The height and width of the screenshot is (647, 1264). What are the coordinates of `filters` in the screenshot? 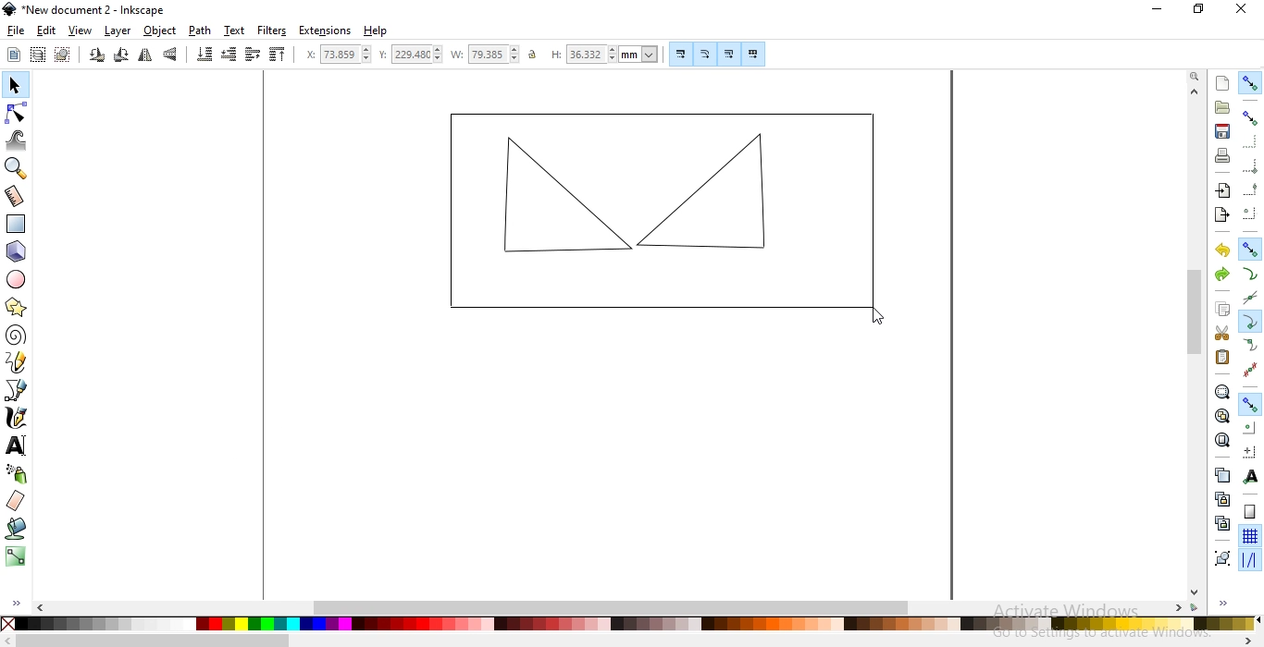 It's located at (273, 31).